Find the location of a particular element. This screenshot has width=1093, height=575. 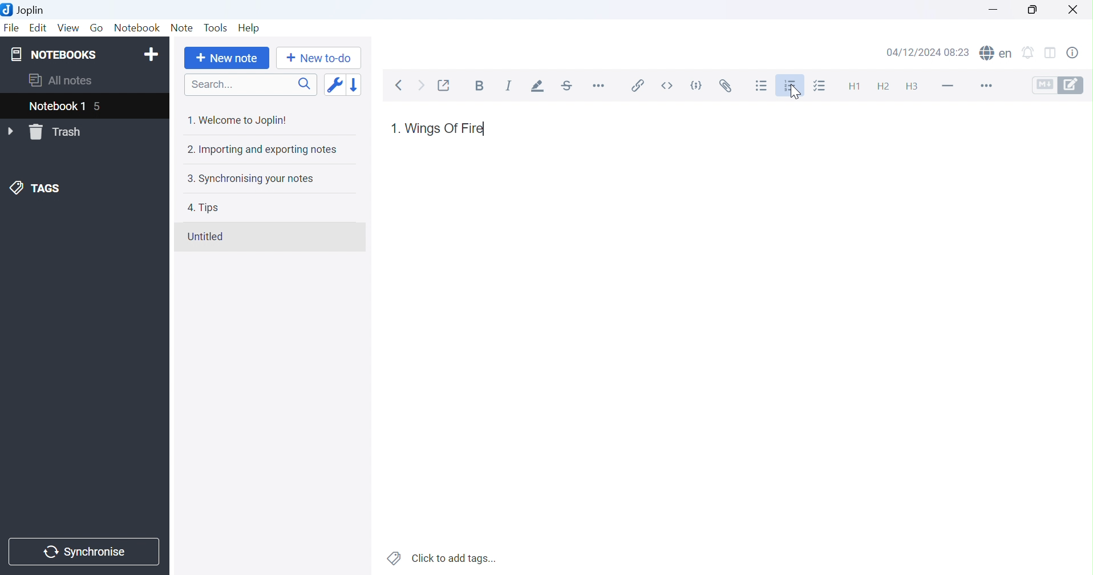

Edit is located at coordinates (39, 28).